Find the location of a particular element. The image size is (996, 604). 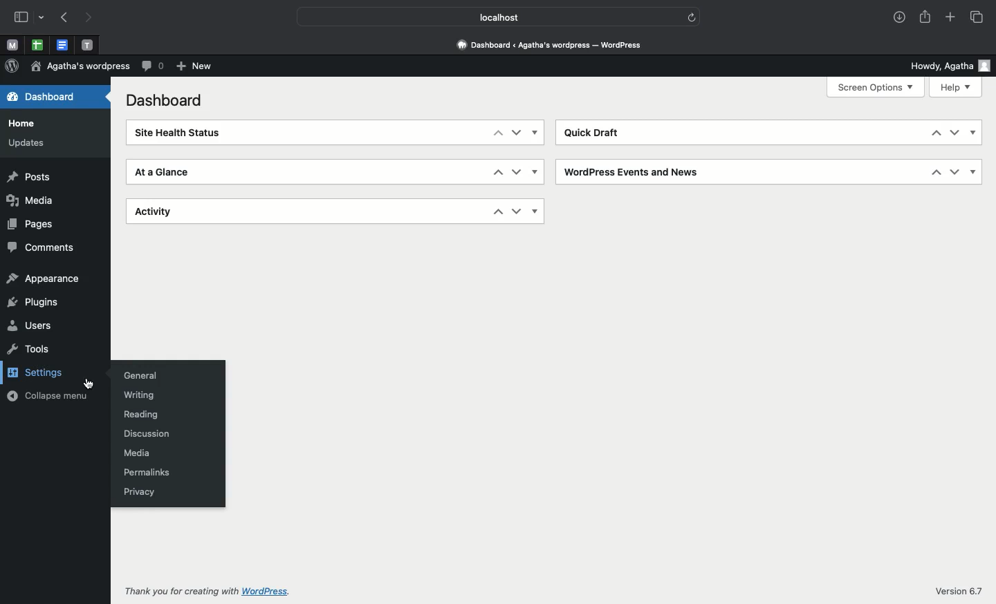

Share is located at coordinates (926, 17).